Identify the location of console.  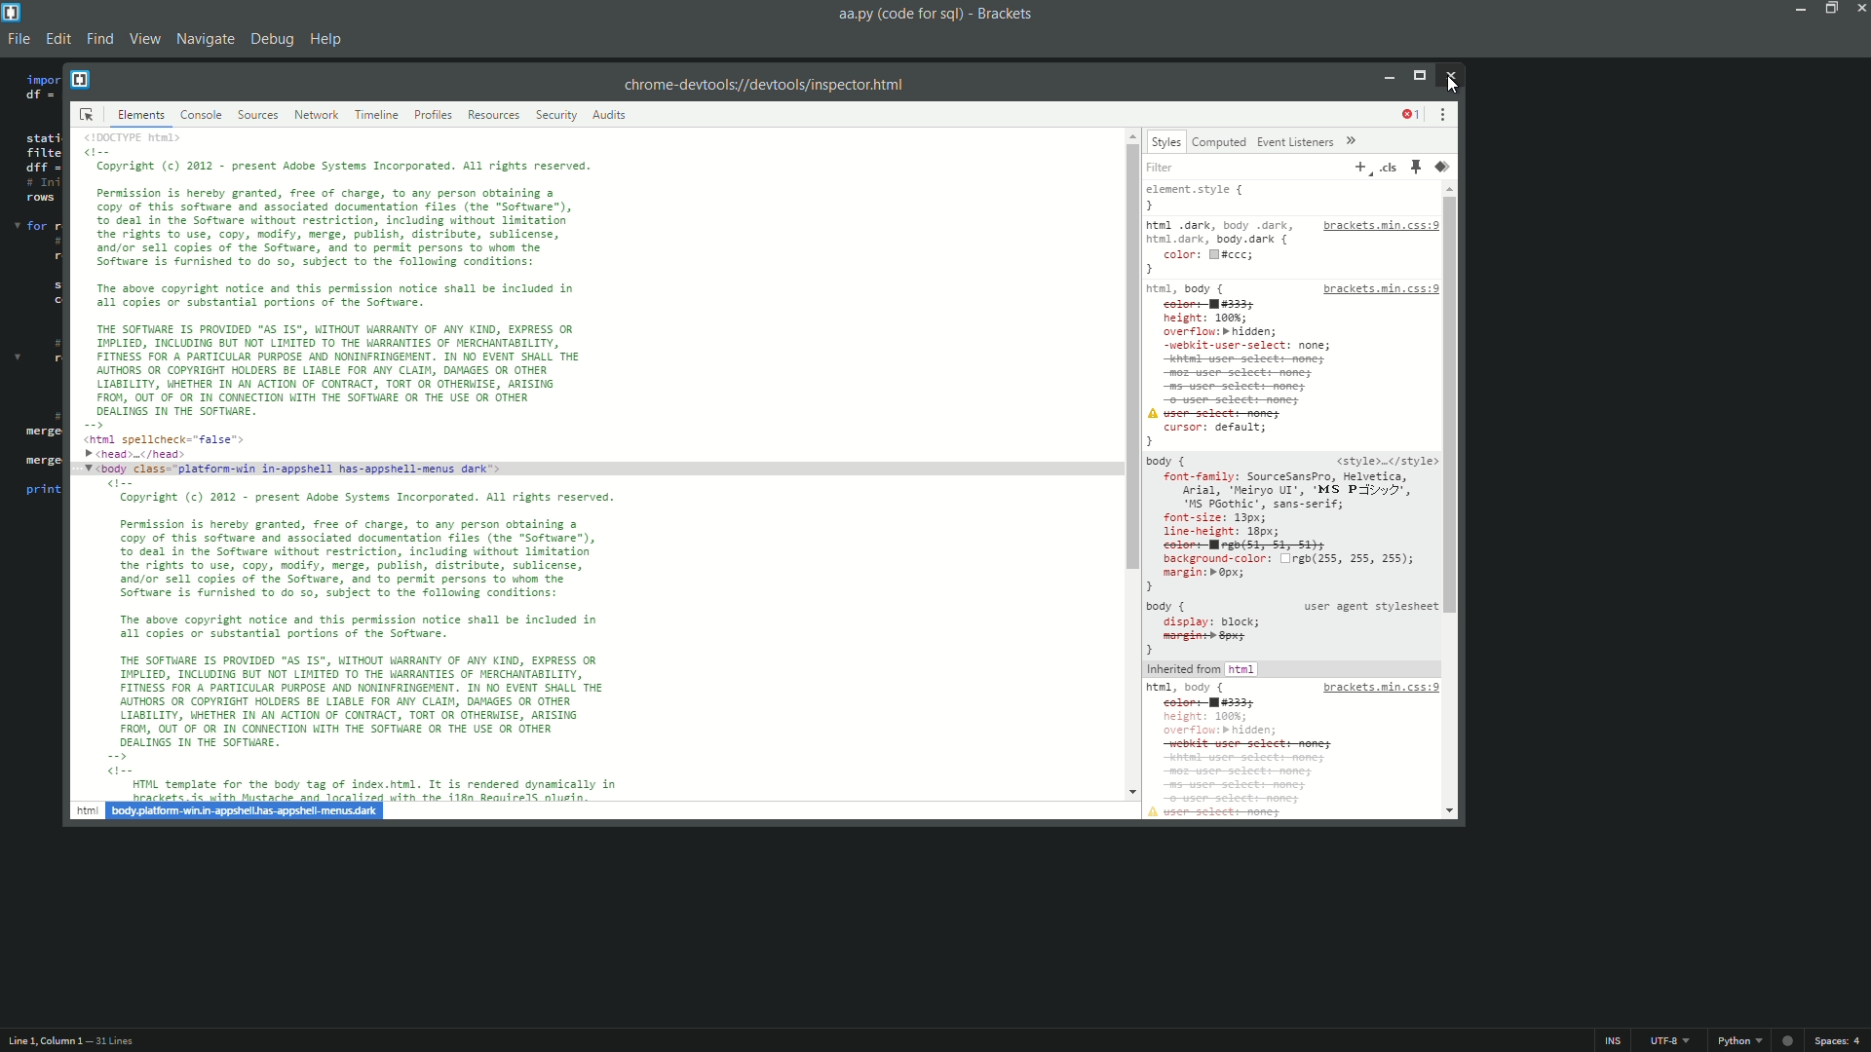
(202, 115).